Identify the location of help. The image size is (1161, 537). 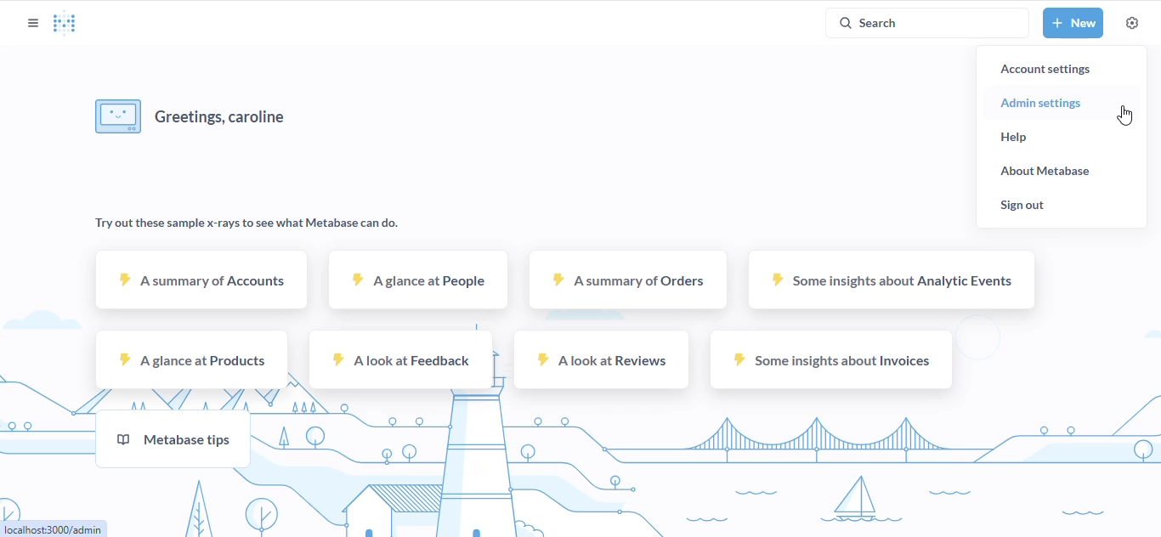
(1015, 138).